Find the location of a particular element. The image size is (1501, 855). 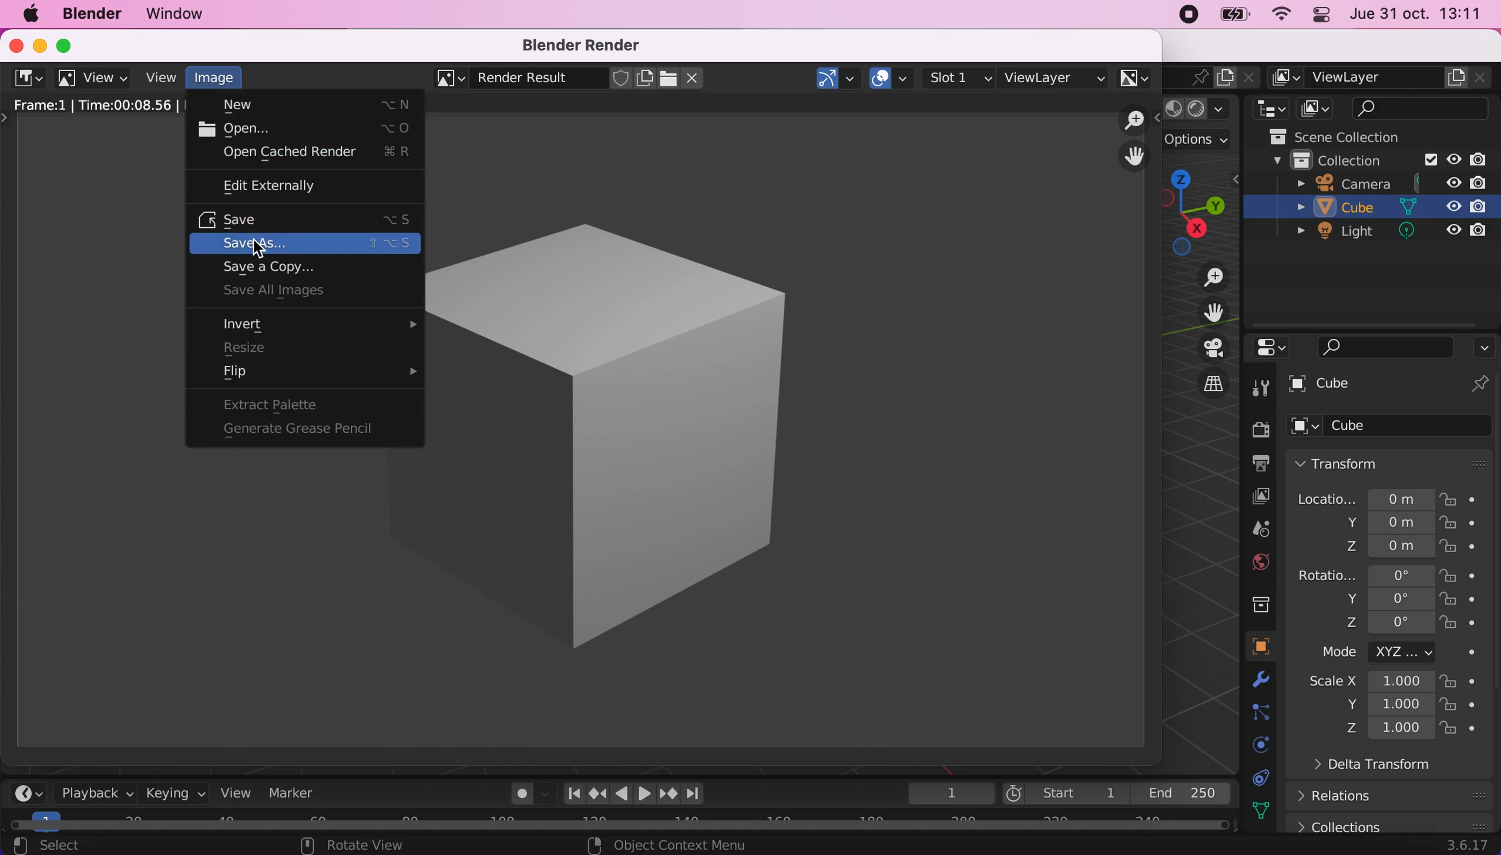

battery is located at coordinates (1238, 18).